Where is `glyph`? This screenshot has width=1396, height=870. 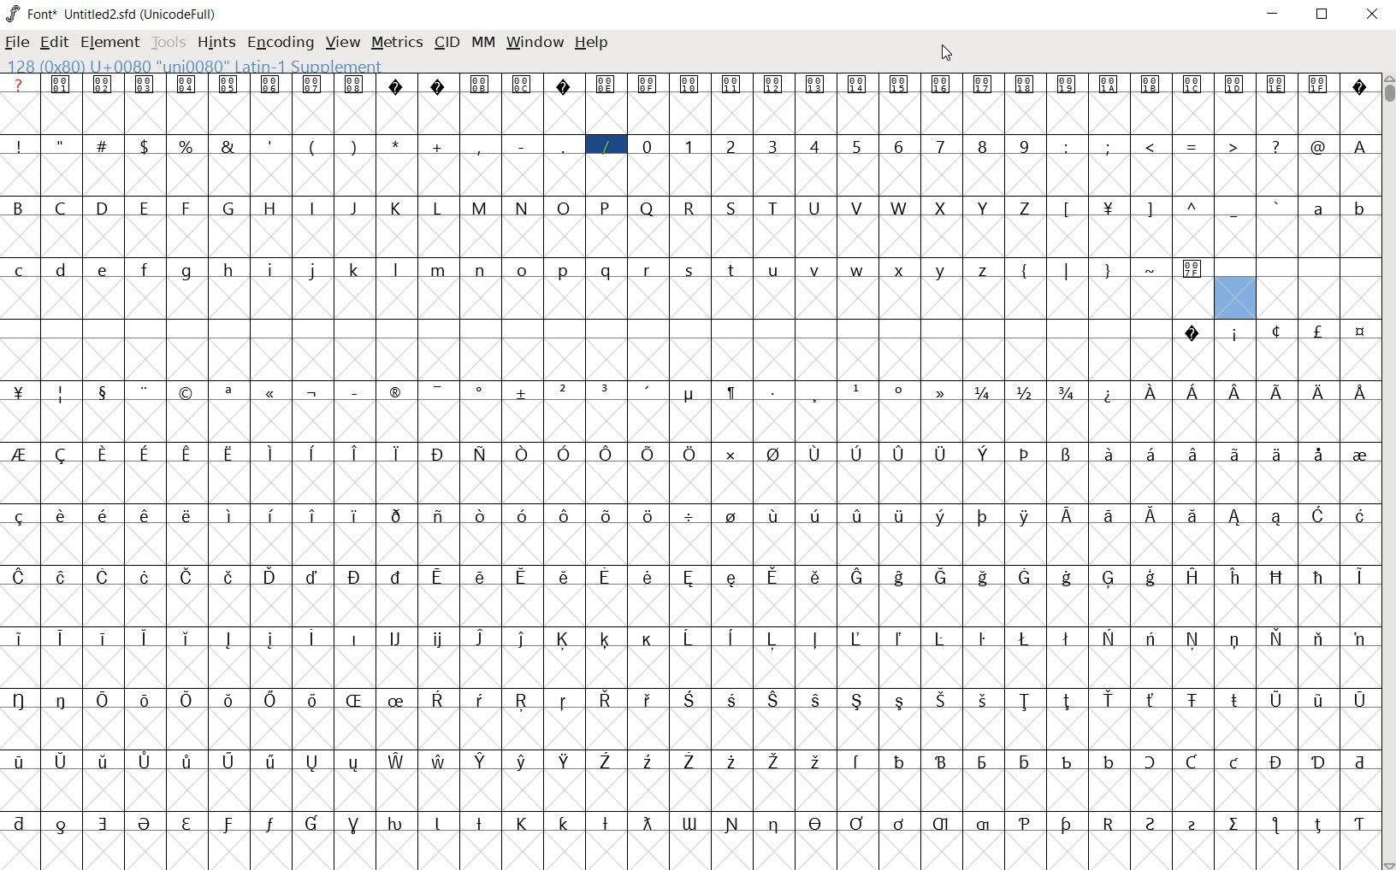 glyph is located at coordinates (186, 824).